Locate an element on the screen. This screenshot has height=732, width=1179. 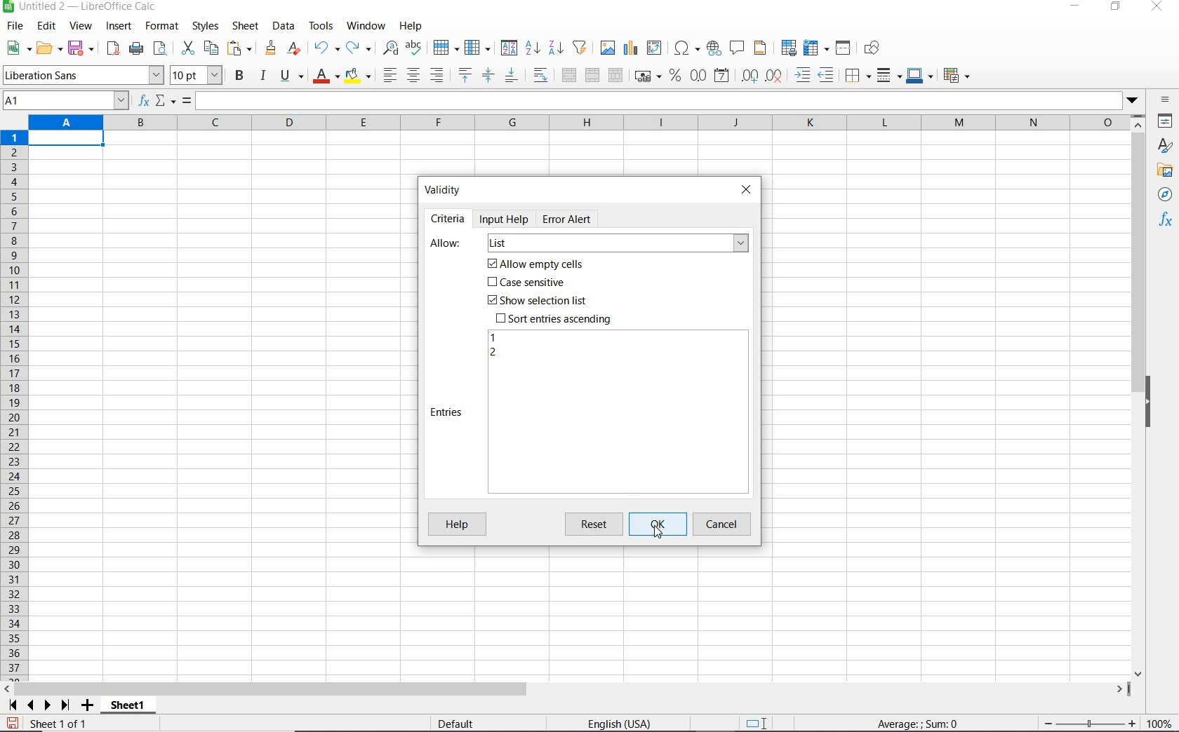
merge and center or unmerge cells is located at coordinates (569, 76).